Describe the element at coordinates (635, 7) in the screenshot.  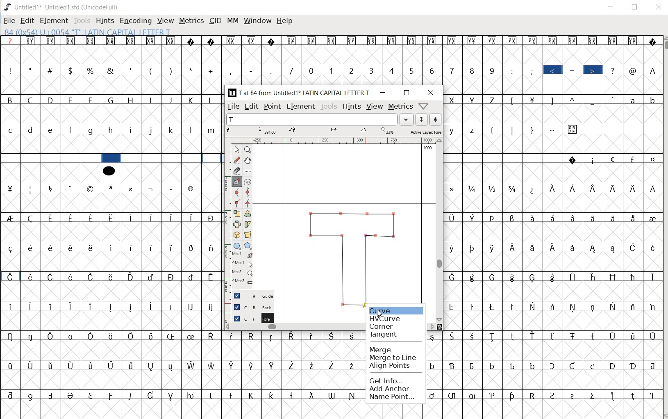
I see `maximize` at that location.